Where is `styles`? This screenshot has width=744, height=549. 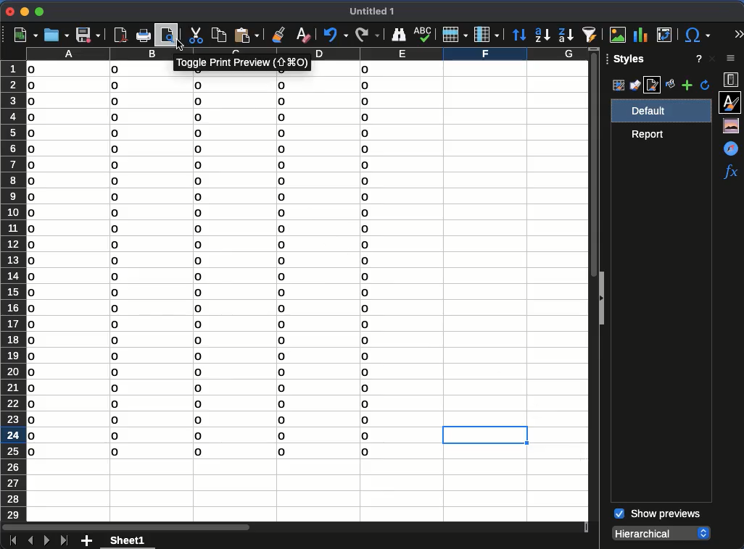 styles is located at coordinates (627, 61).